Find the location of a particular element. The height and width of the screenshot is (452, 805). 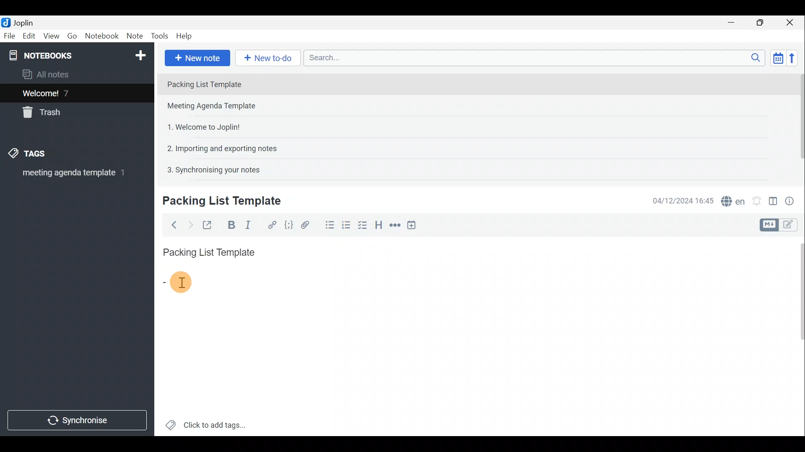

Note properties is located at coordinates (792, 200).